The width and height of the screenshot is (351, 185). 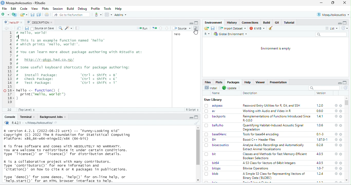 I want to click on av, so click(x=212, y=111).